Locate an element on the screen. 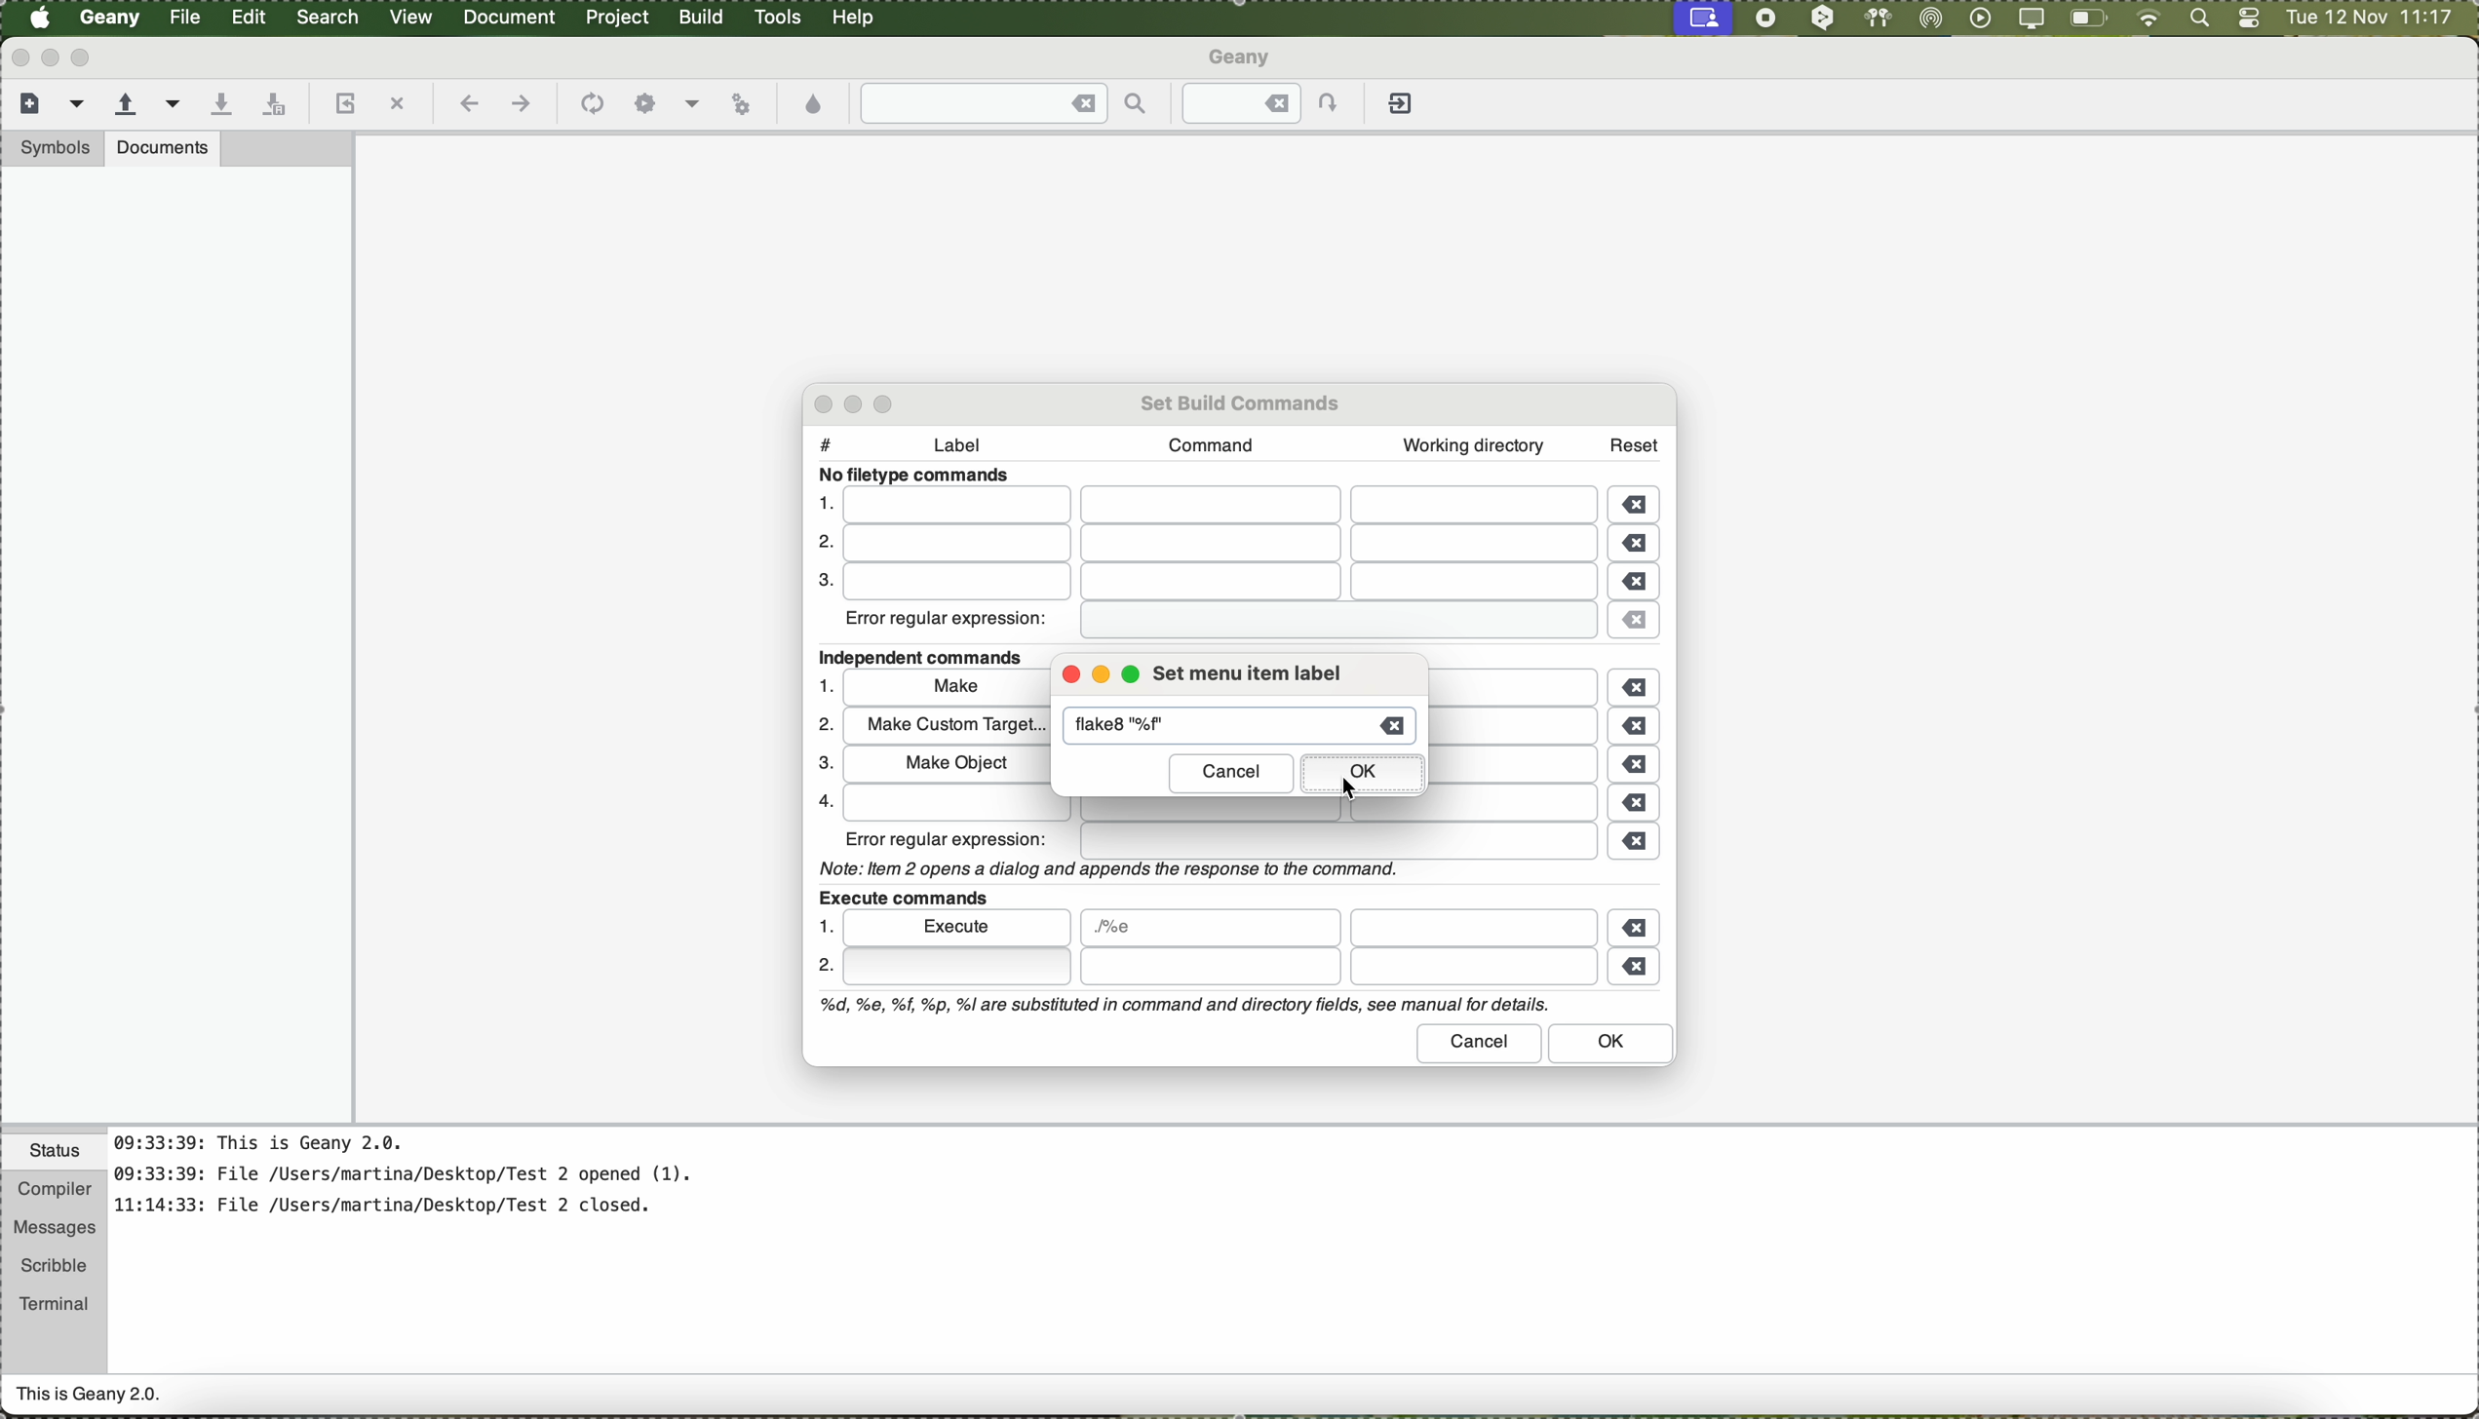 The height and width of the screenshot is (1419, 2479). filetype commands is located at coordinates (920, 476).